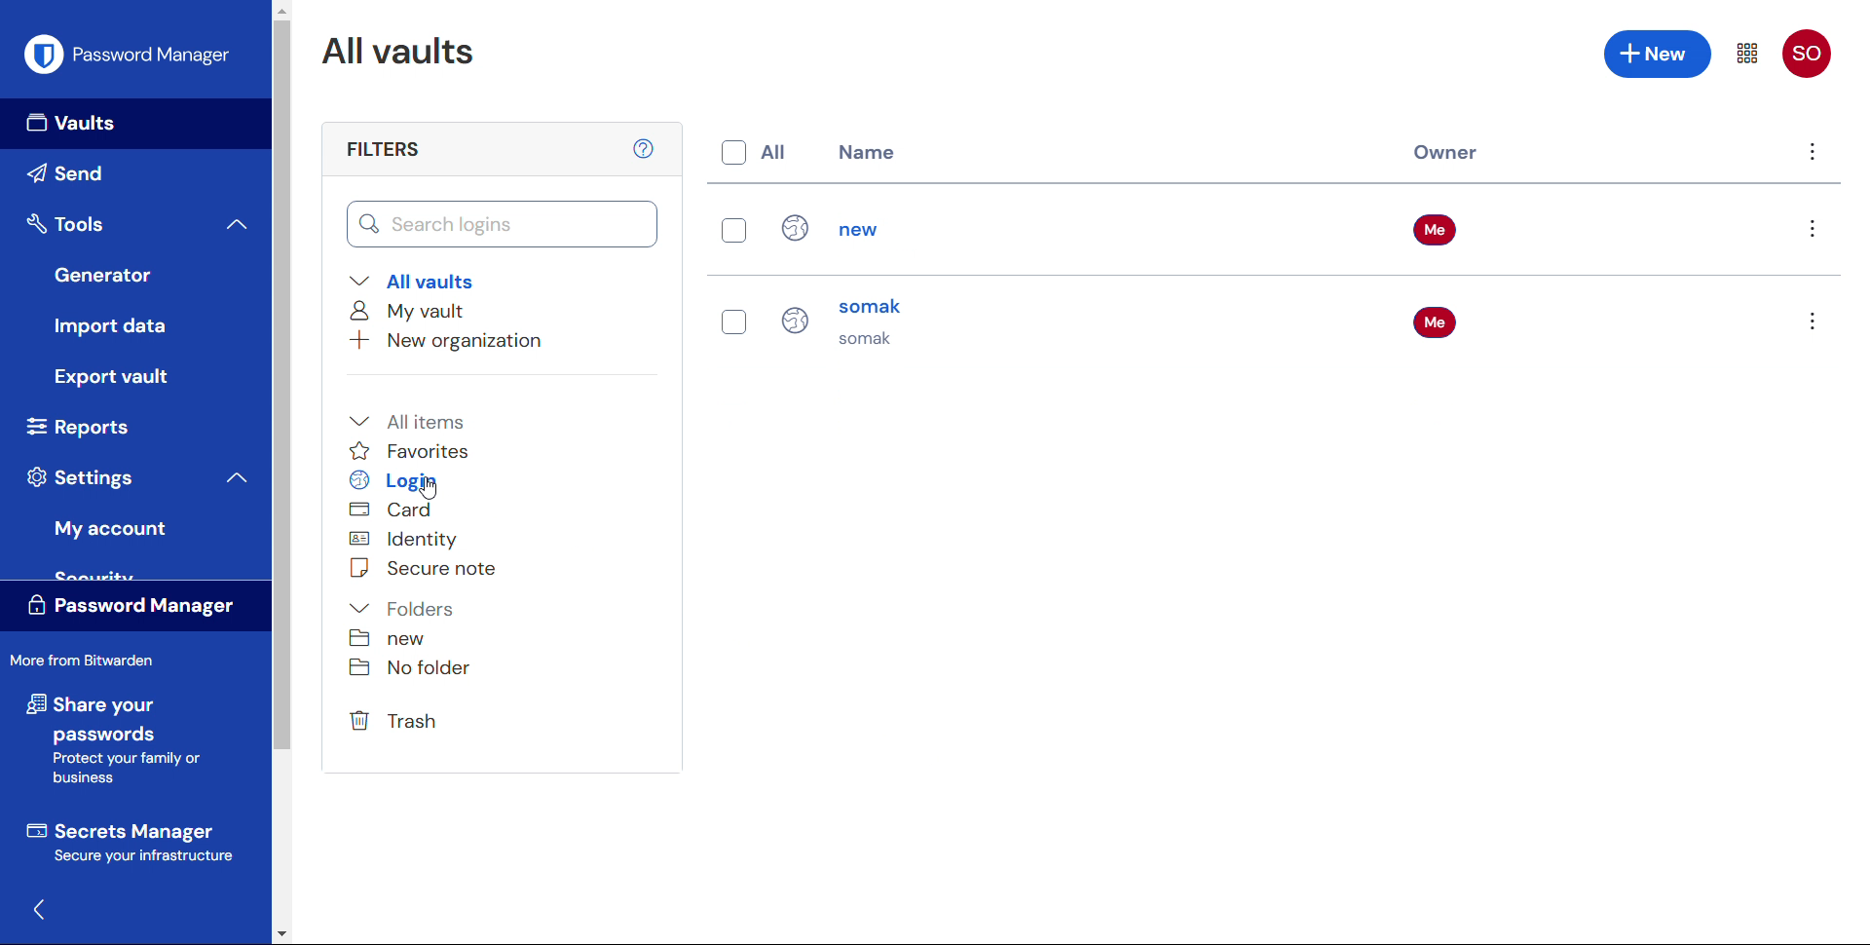  What do you see at coordinates (447, 340) in the screenshot?
I see `Add new organisation ` at bounding box center [447, 340].